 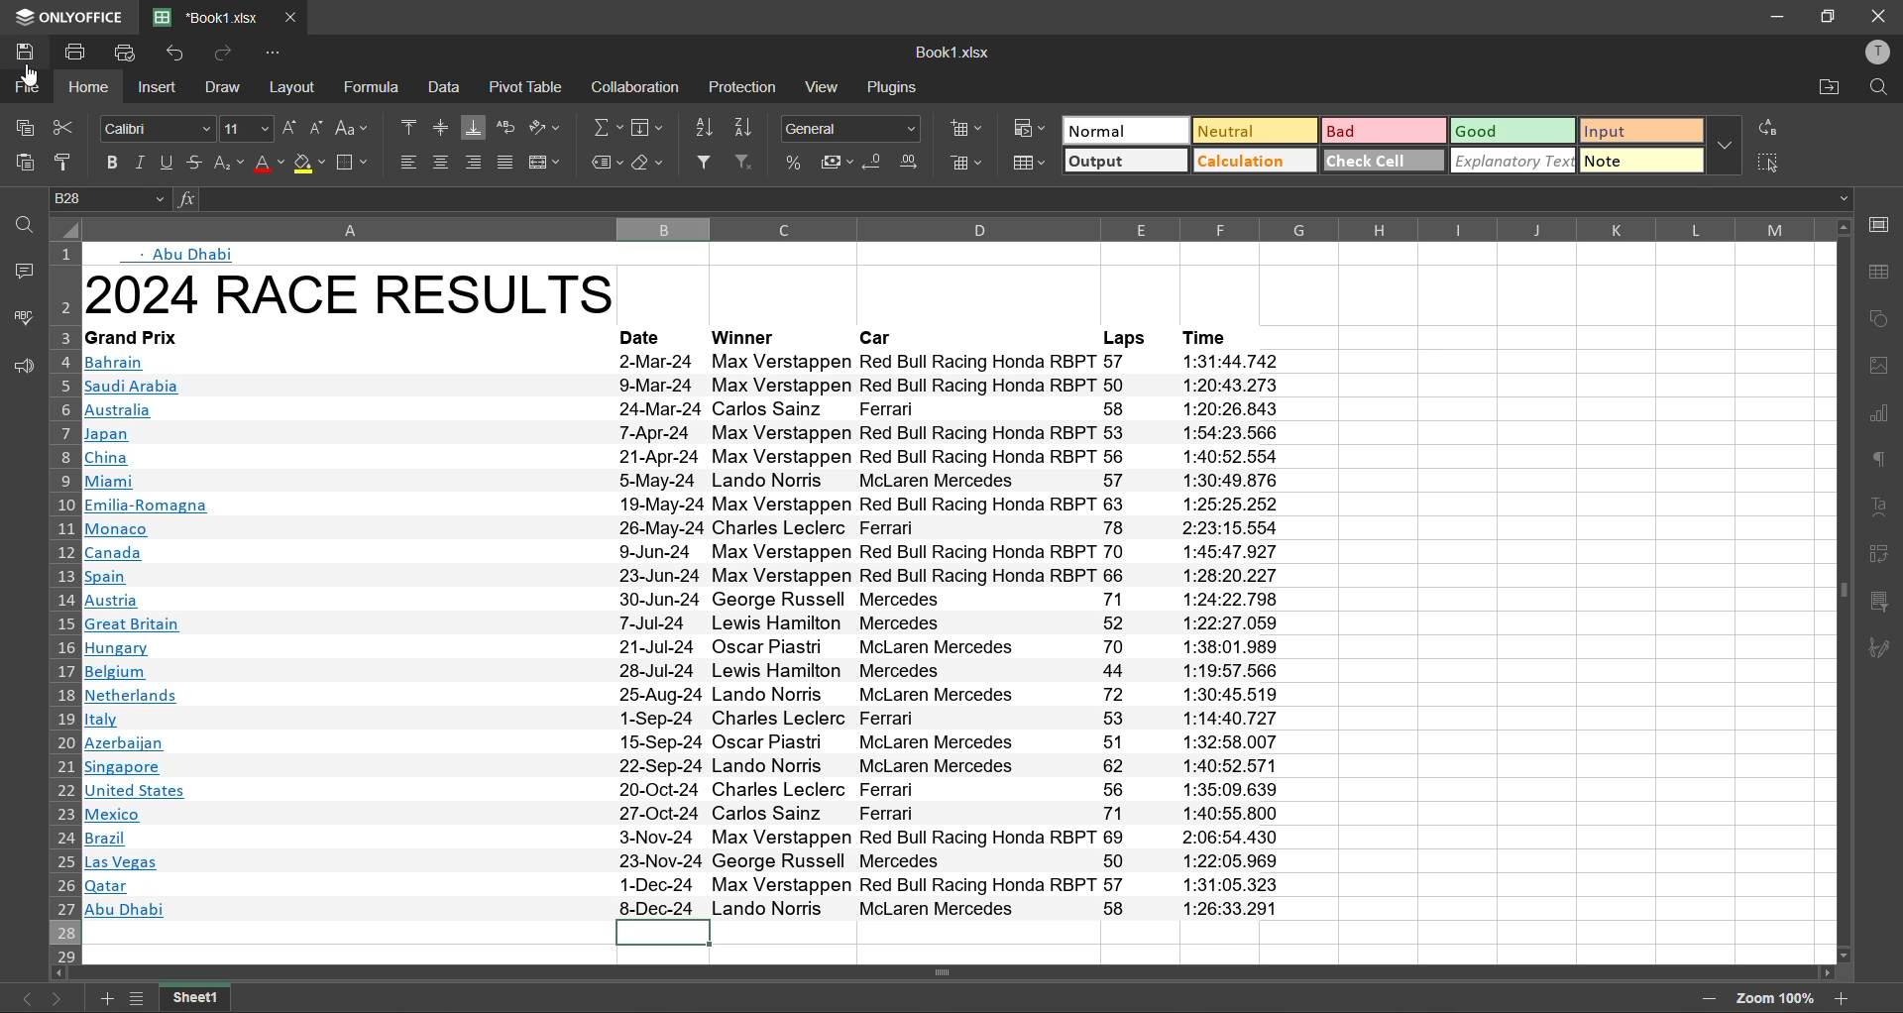 What do you see at coordinates (275, 54) in the screenshot?
I see `customize quick access toolbar` at bounding box center [275, 54].